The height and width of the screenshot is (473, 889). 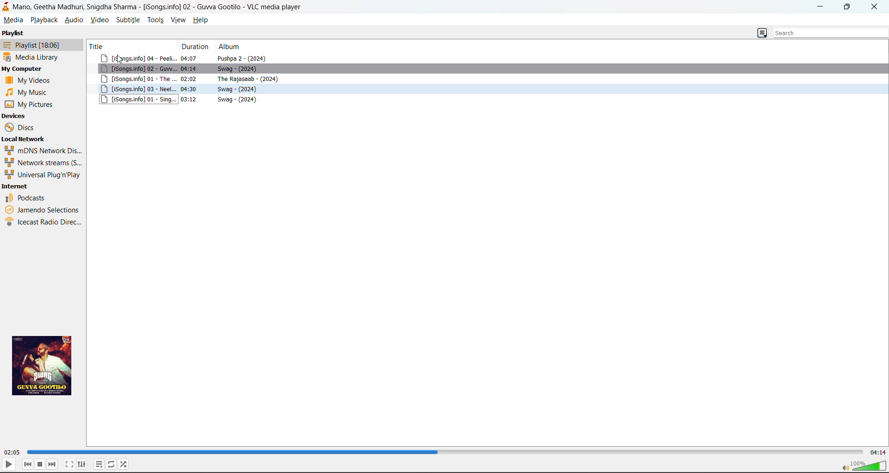 What do you see at coordinates (23, 138) in the screenshot?
I see `local network` at bounding box center [23, 138].